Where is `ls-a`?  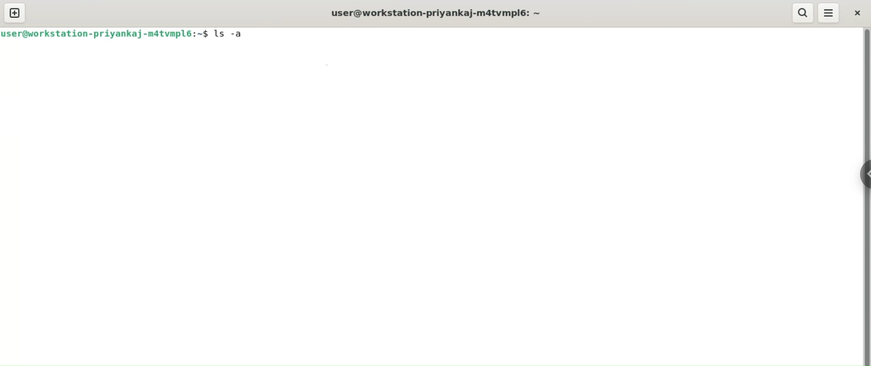 ls-a is located at coordinates (230, 33).